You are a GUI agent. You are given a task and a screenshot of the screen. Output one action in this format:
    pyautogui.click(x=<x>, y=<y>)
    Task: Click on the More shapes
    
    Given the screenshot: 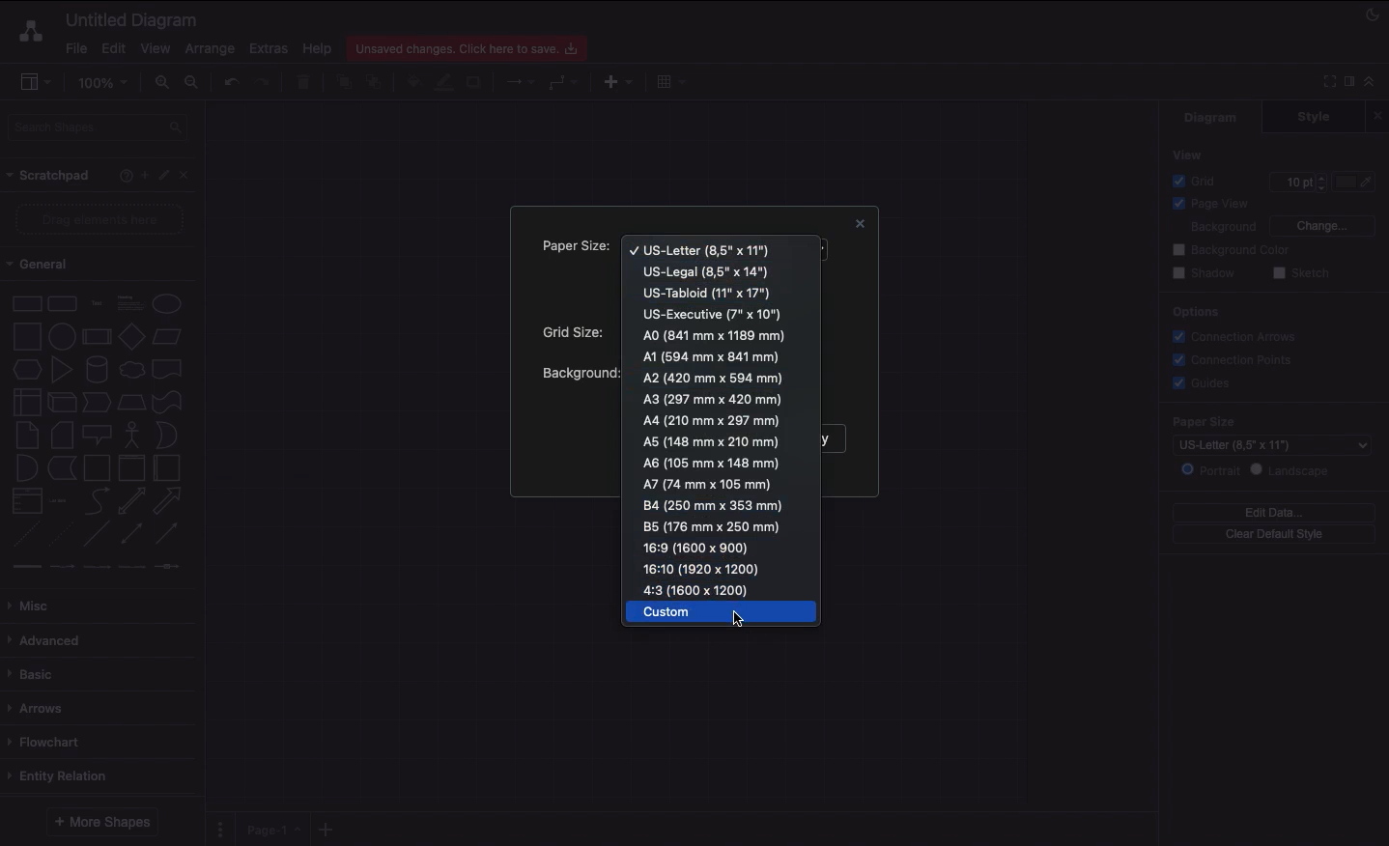 What is the action you would take?
    pyautogui.click(x=100, y=822)
    